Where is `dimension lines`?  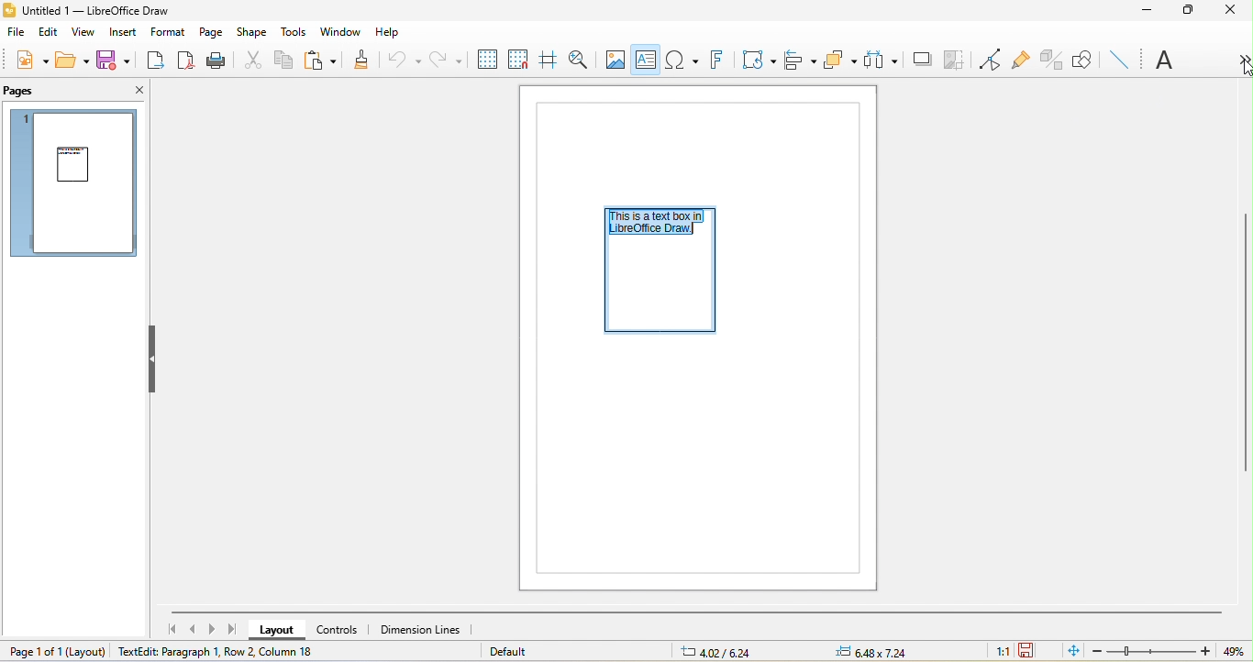
dimension lines is located at coordinates (425, 630).